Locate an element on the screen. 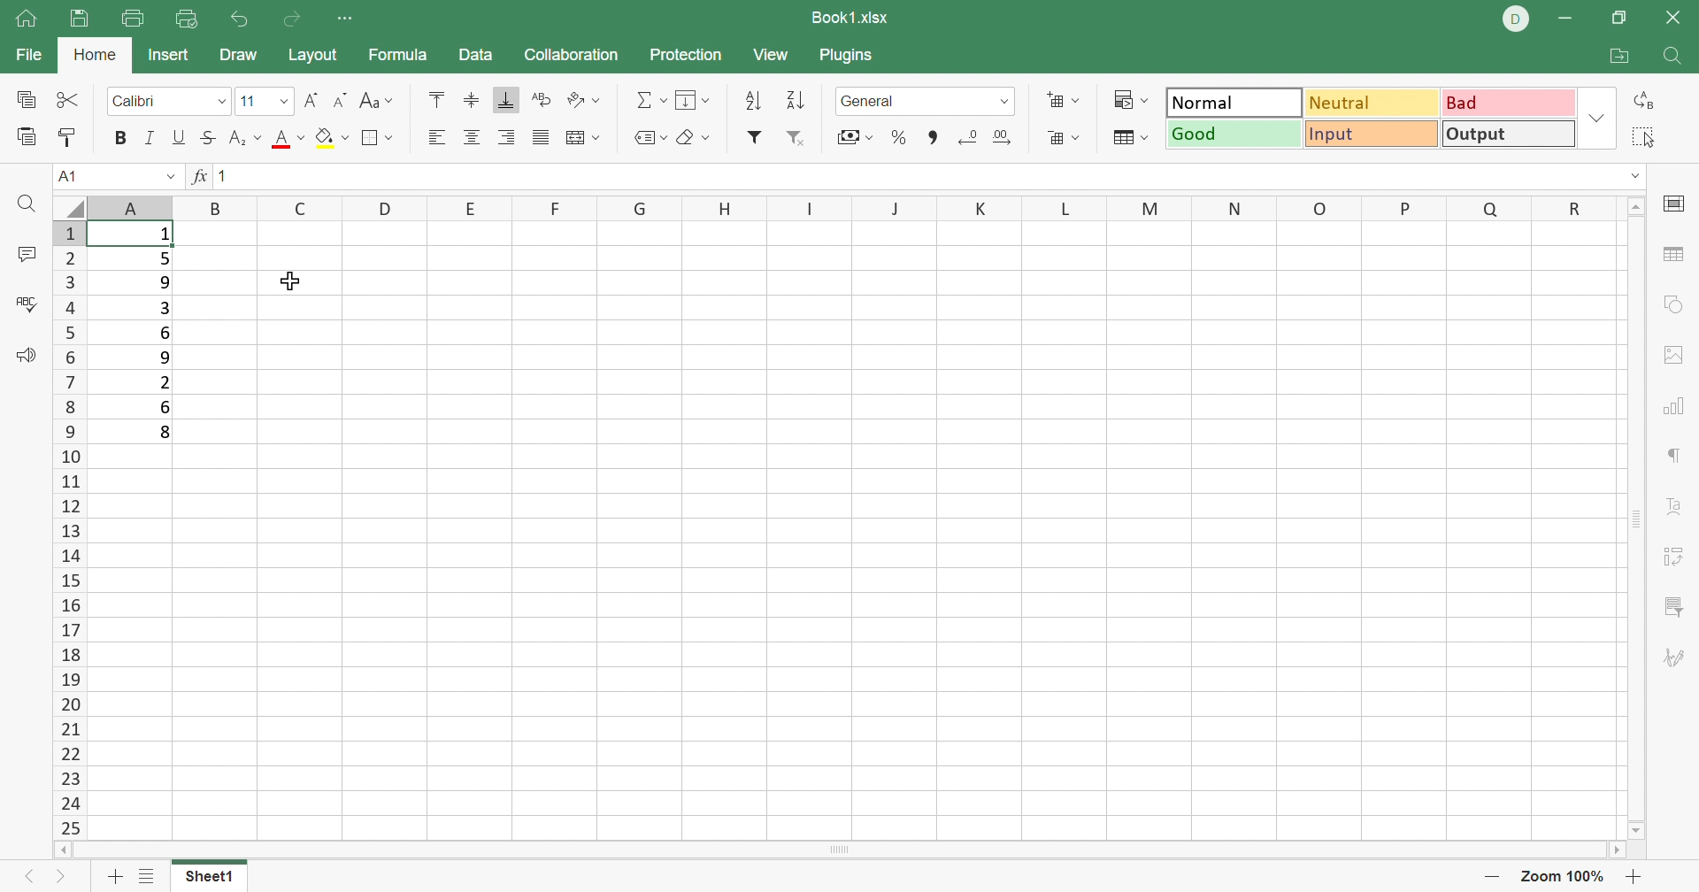 The image size is (1699, 892). Strikethrough is located at coordinates (209, 137).